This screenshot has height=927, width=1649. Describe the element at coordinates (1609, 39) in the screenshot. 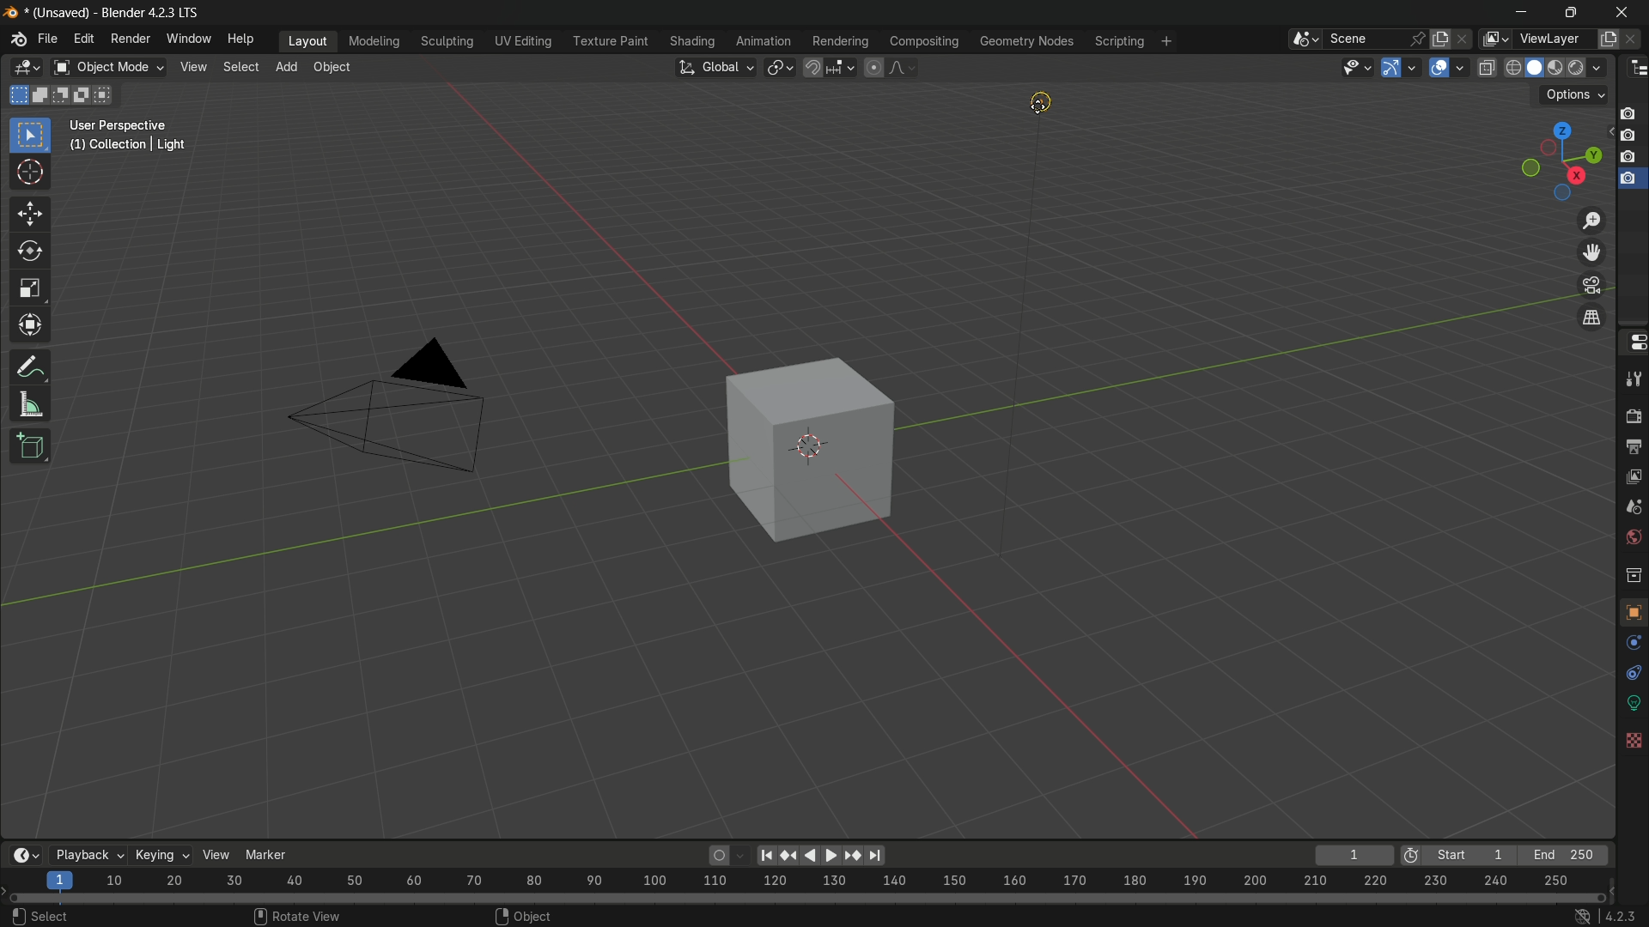

I see `add view layer` at that location.